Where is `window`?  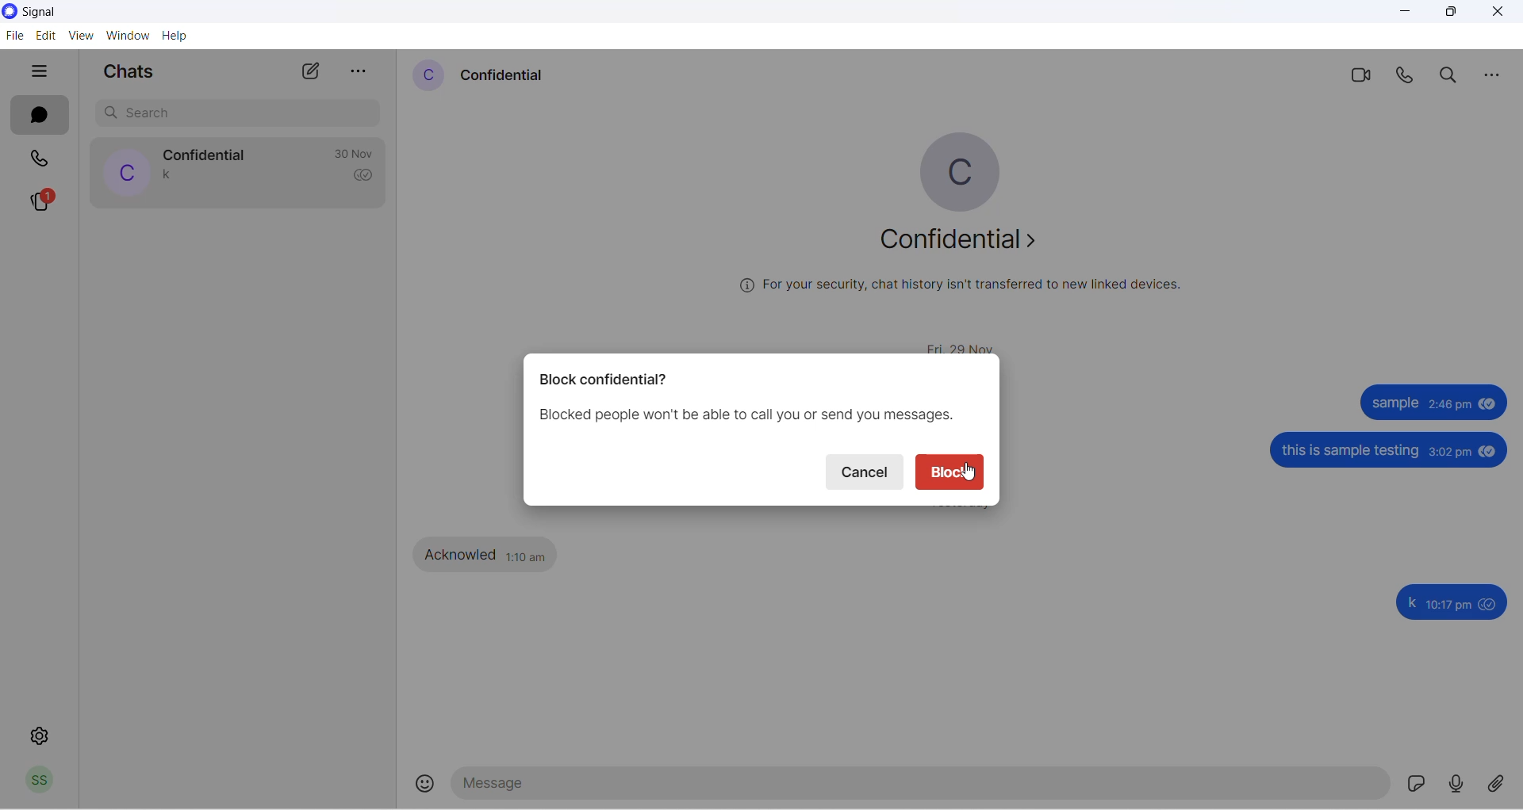 window is located at coordinates (125, 35).